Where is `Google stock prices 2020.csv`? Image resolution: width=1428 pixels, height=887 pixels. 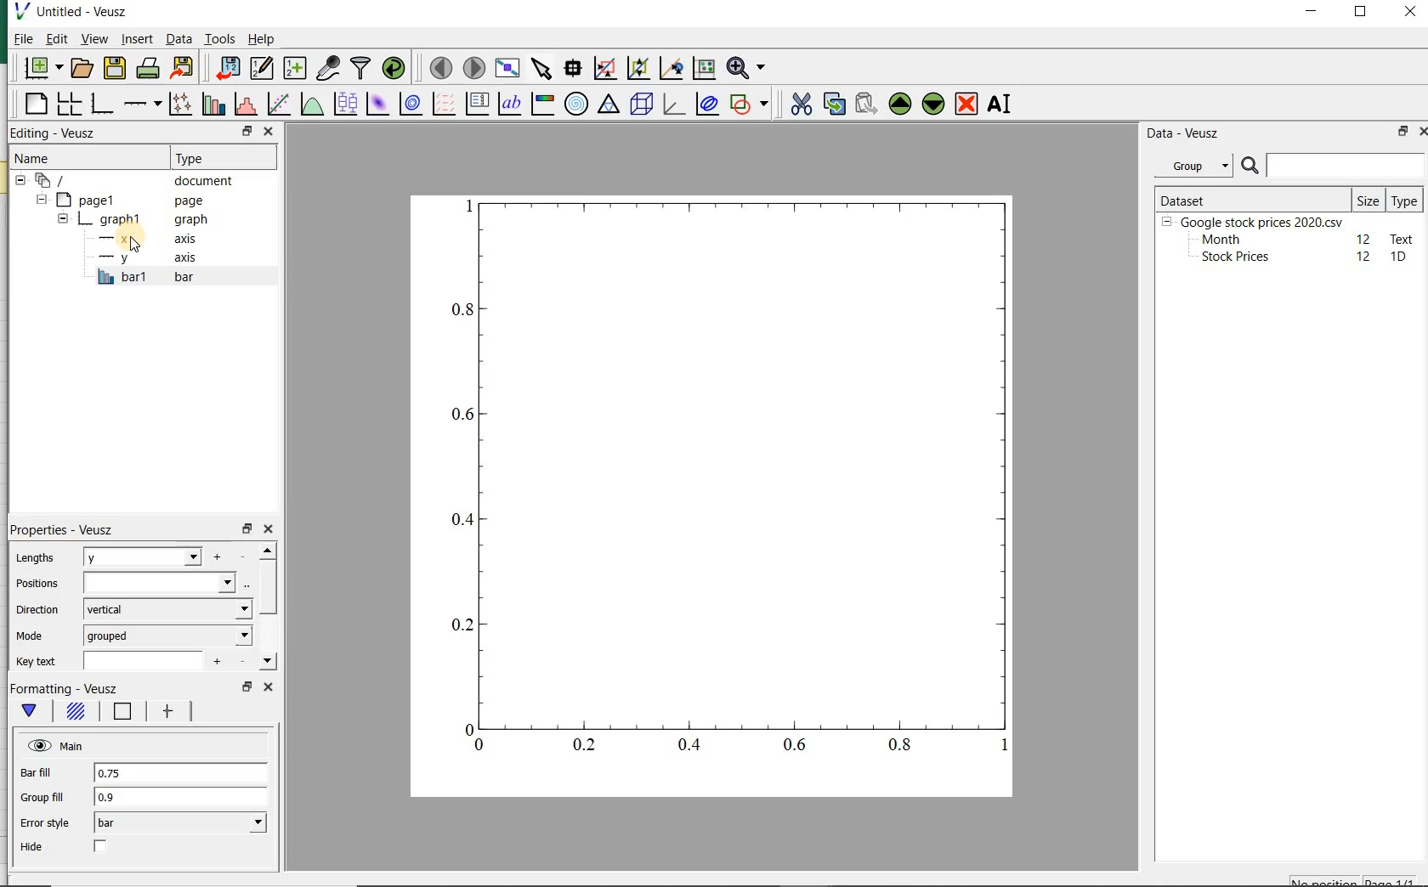 Google stock prices 2020.csv is located at coordinates (1255, 221).